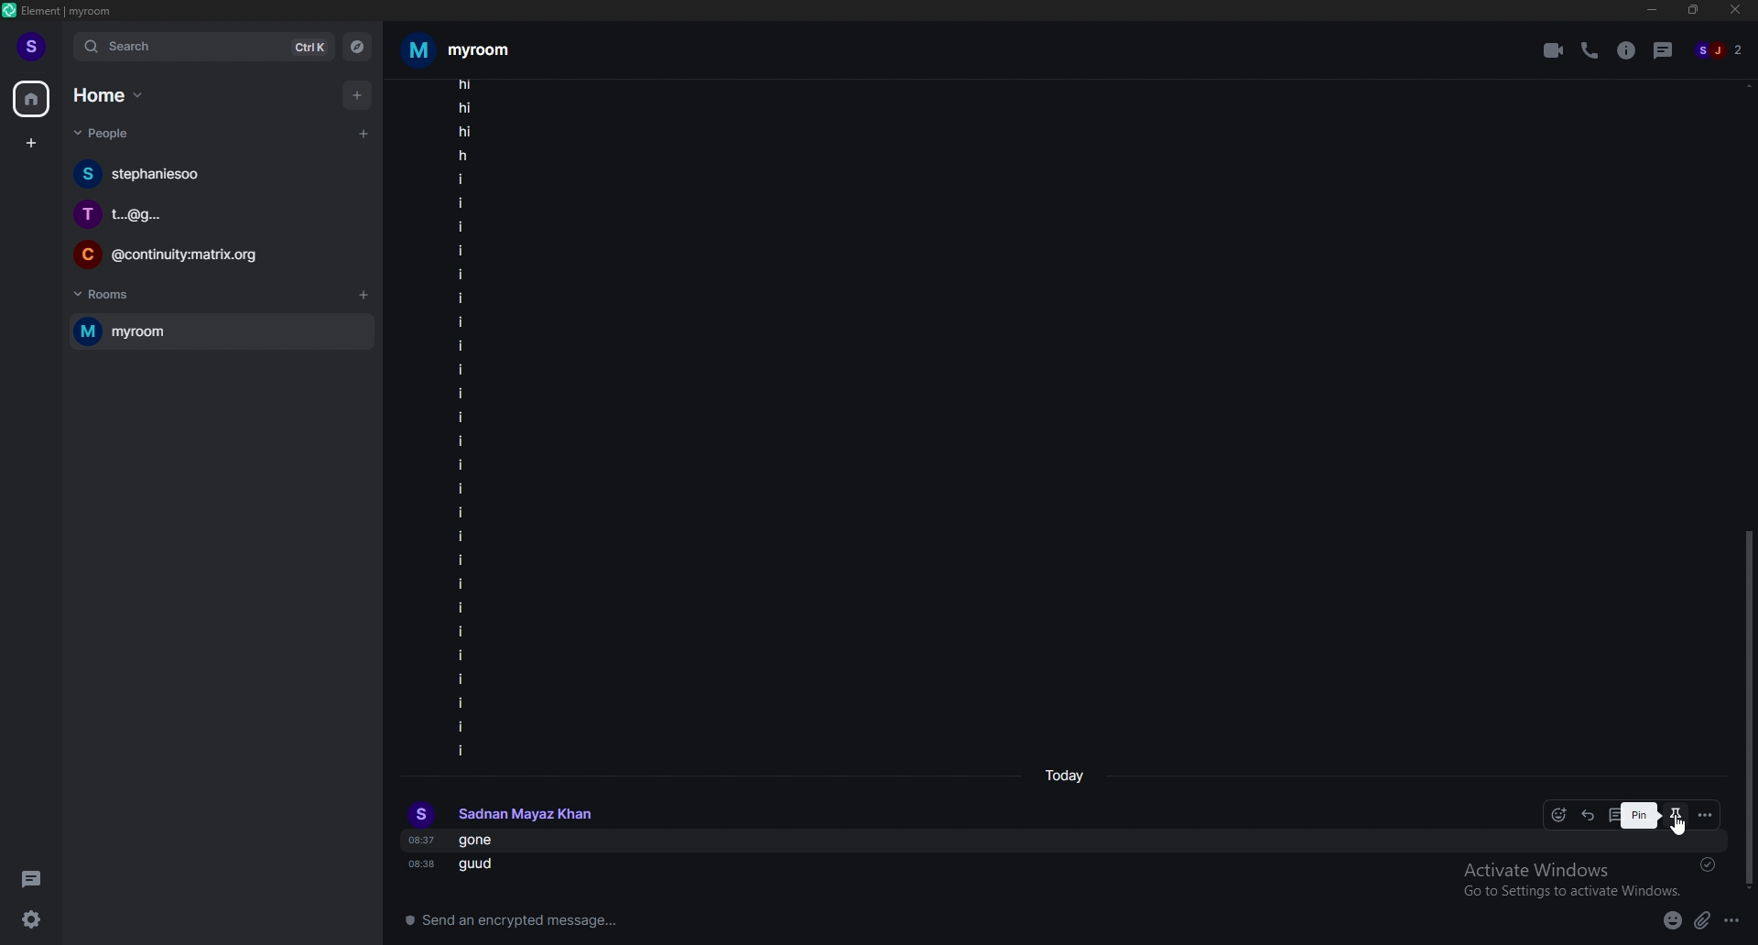 The width and height of the screenshot is (1758, 945). Describe the element at coordinates (35, 48) in the screenshot. I see `profile` at that location.